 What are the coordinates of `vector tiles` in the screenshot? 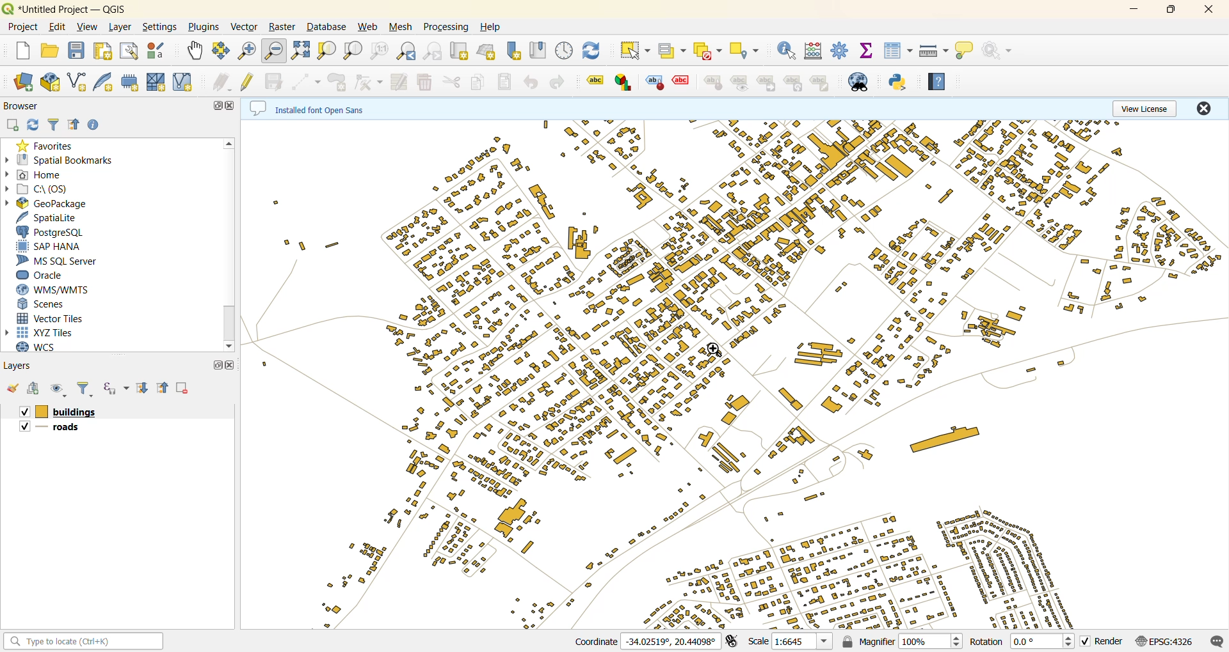 It's located at (54, 317).